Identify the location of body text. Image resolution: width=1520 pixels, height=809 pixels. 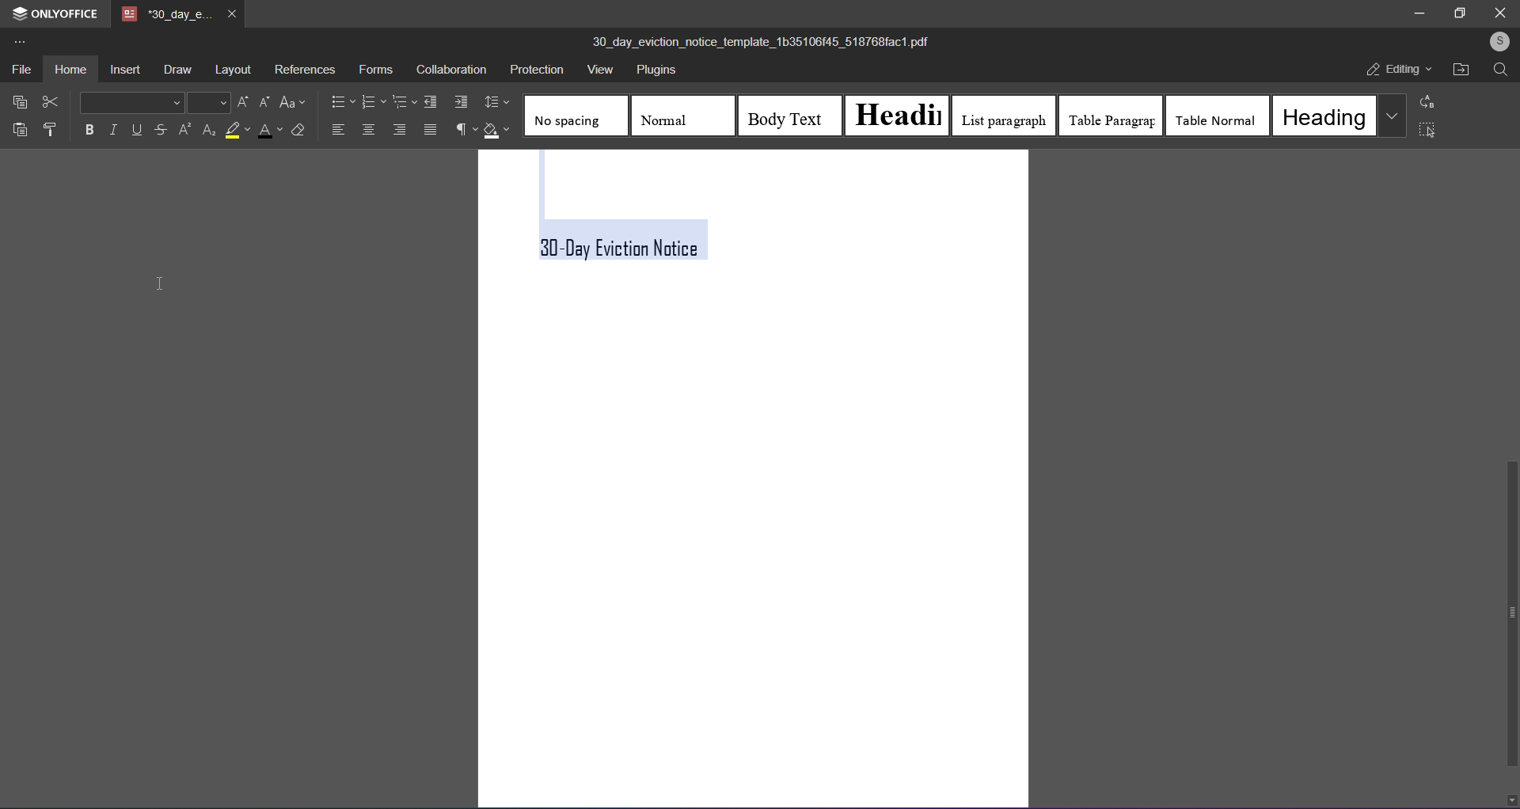
(787, 115).